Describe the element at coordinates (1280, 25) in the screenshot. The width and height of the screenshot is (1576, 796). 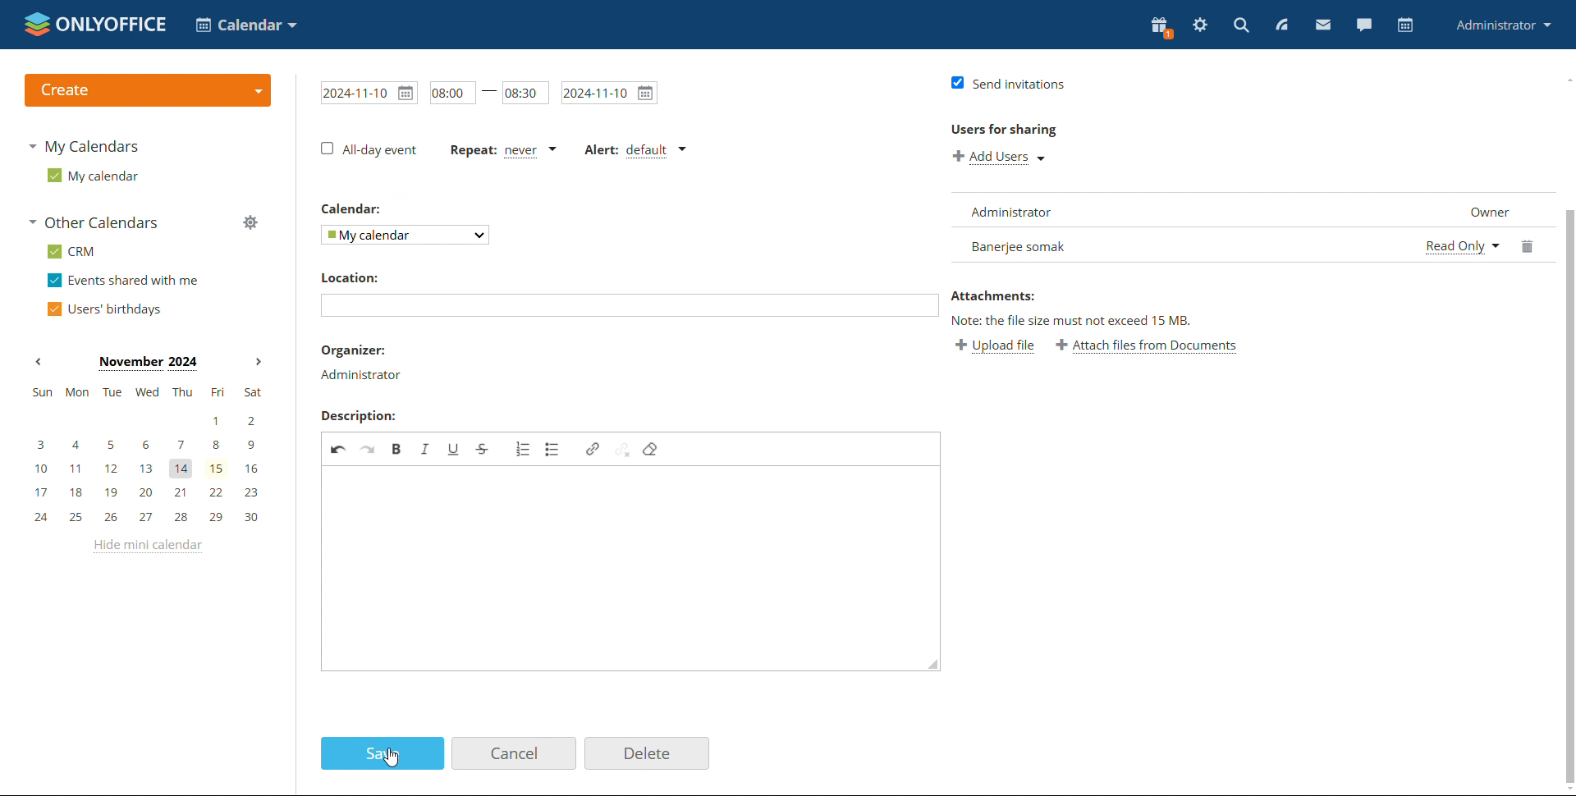
I see `feed` at that location.